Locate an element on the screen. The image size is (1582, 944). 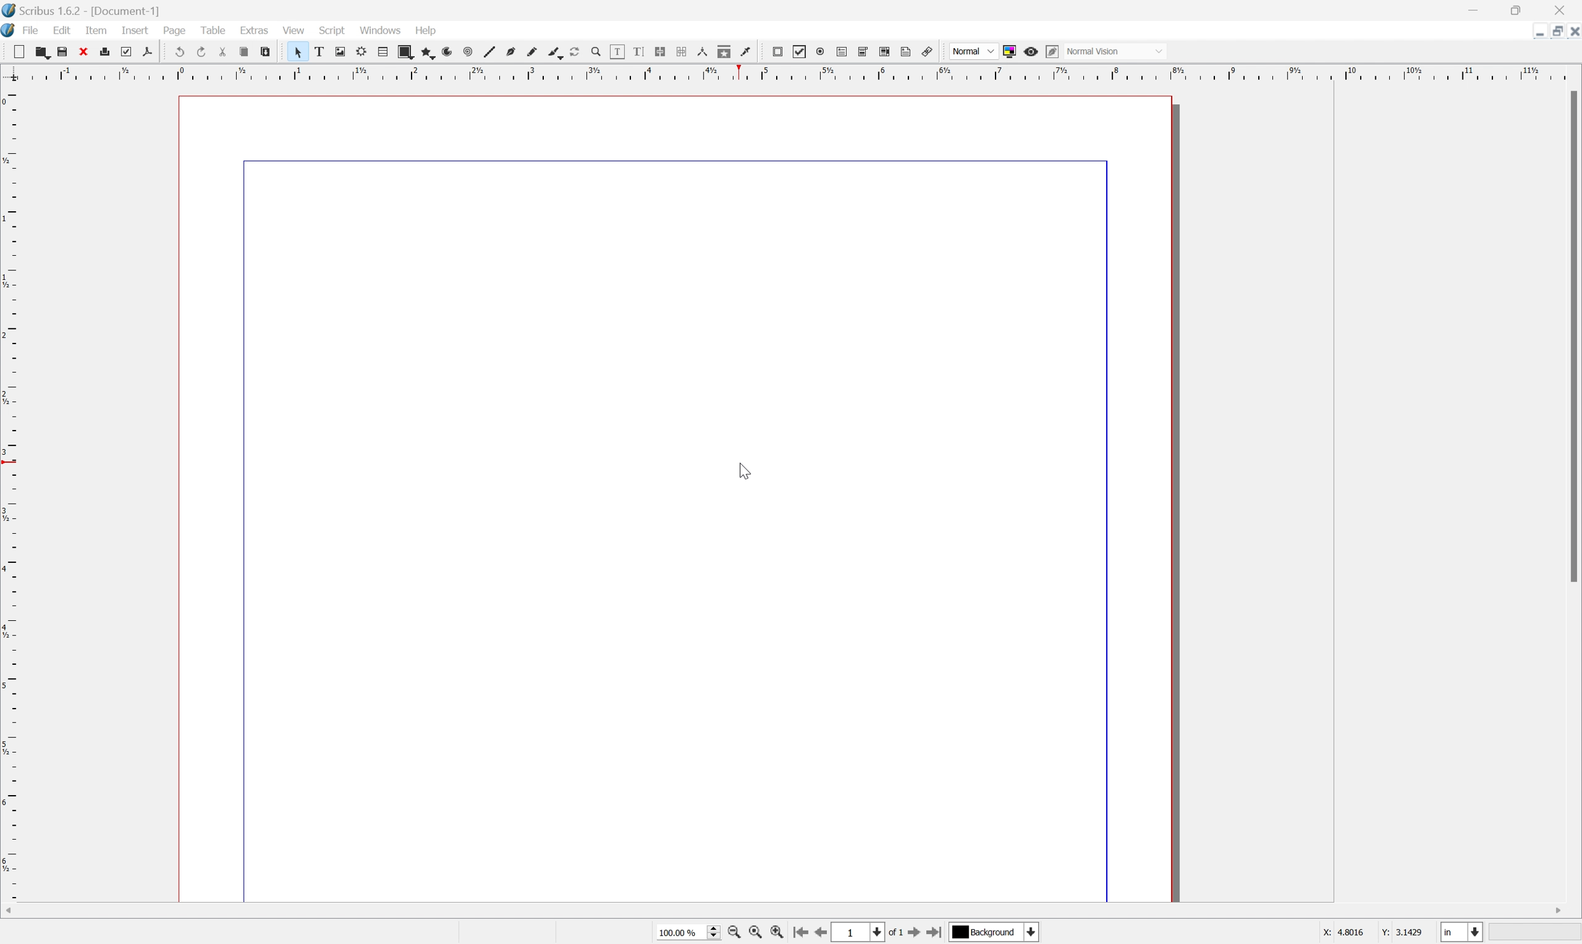
go to next page is located at coordinates (911, 934).